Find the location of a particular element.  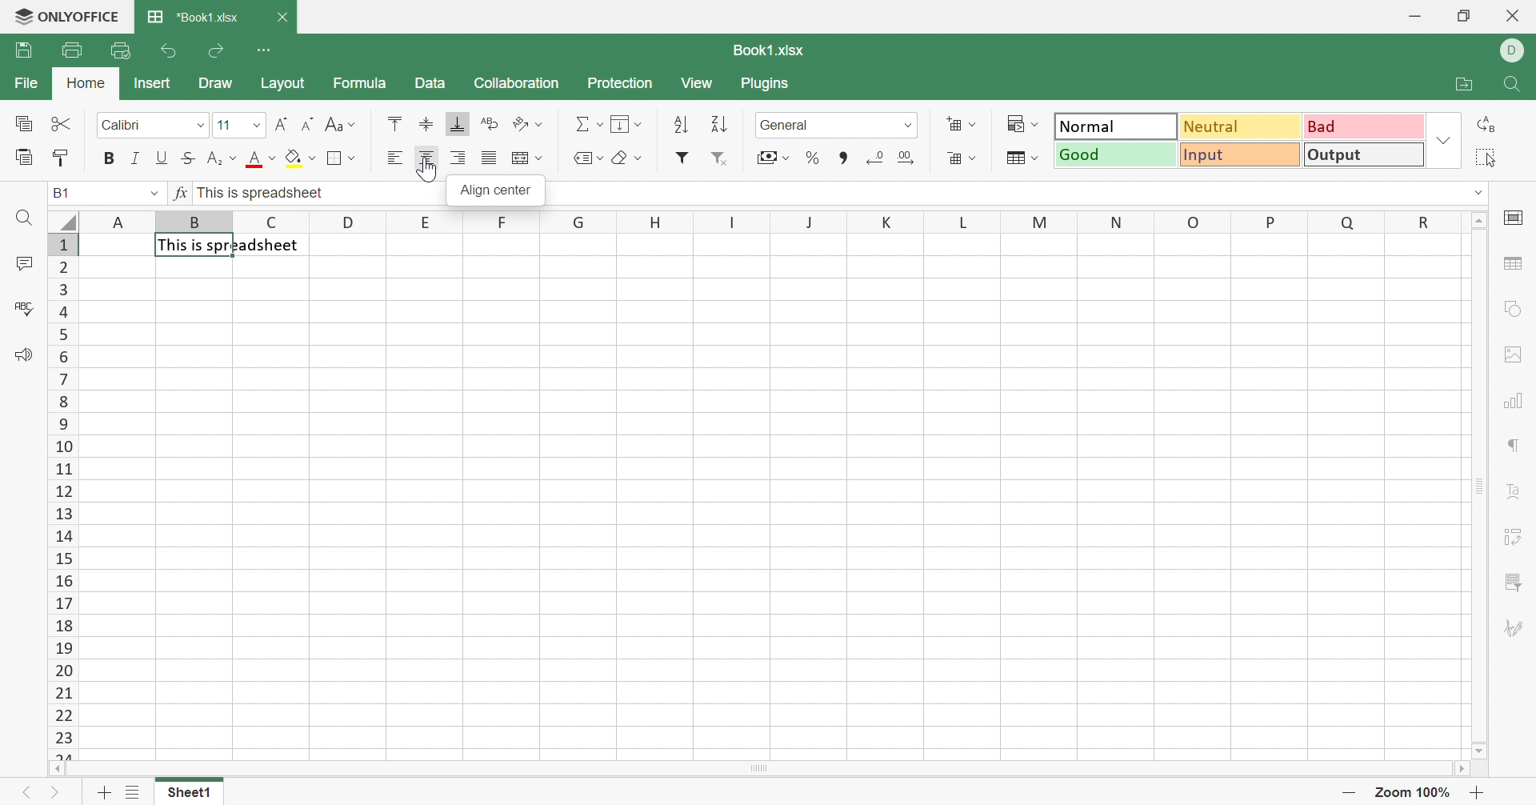

Input is located at coordinates (1241, 156).